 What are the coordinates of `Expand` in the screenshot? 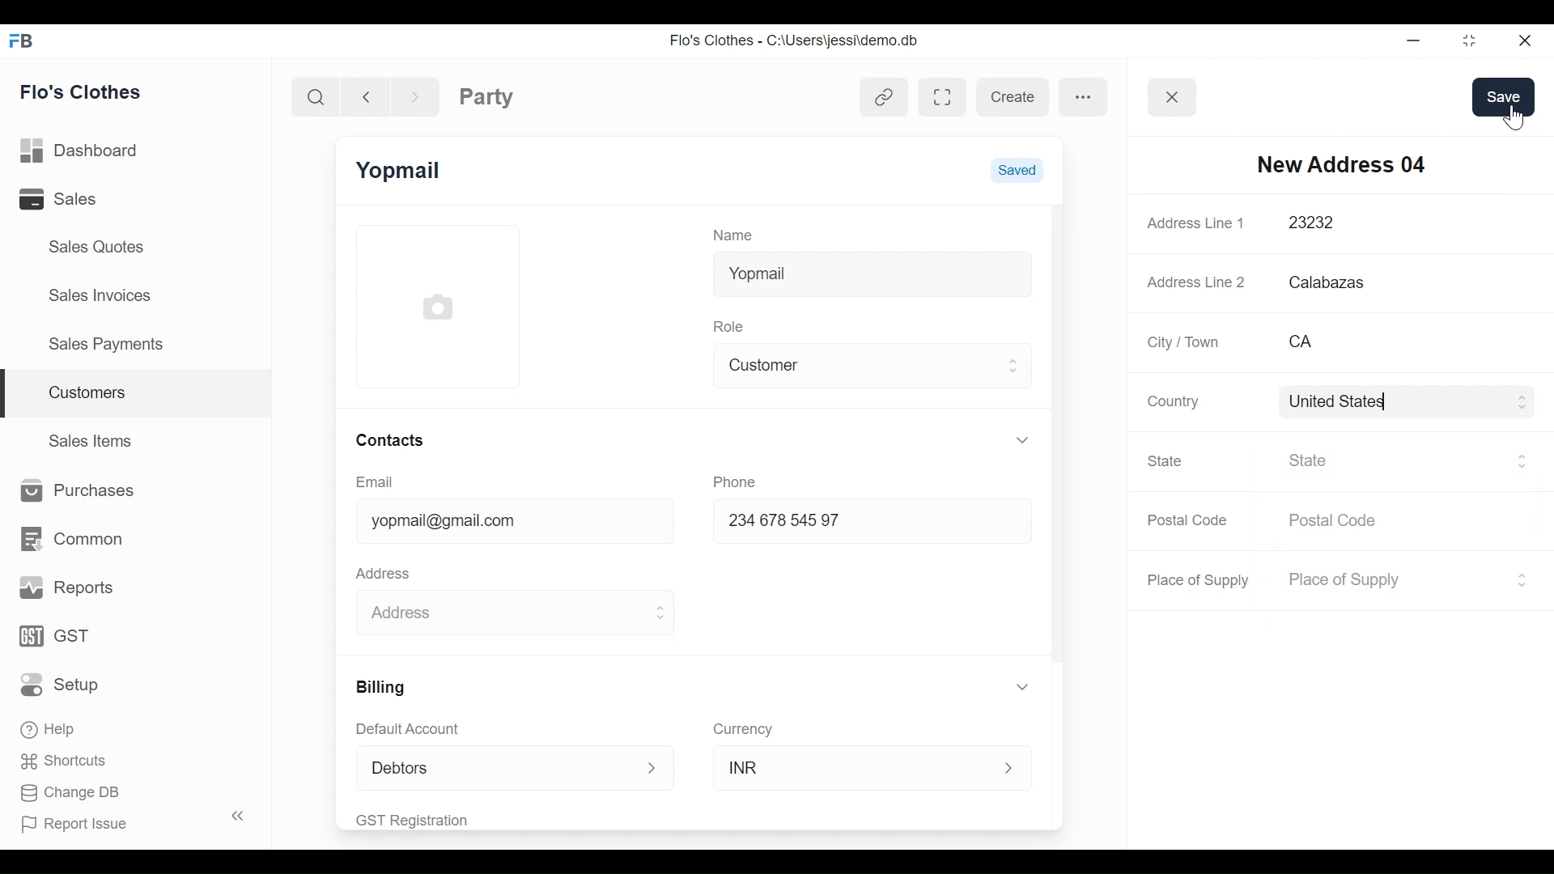 It's located at (1521, 579).